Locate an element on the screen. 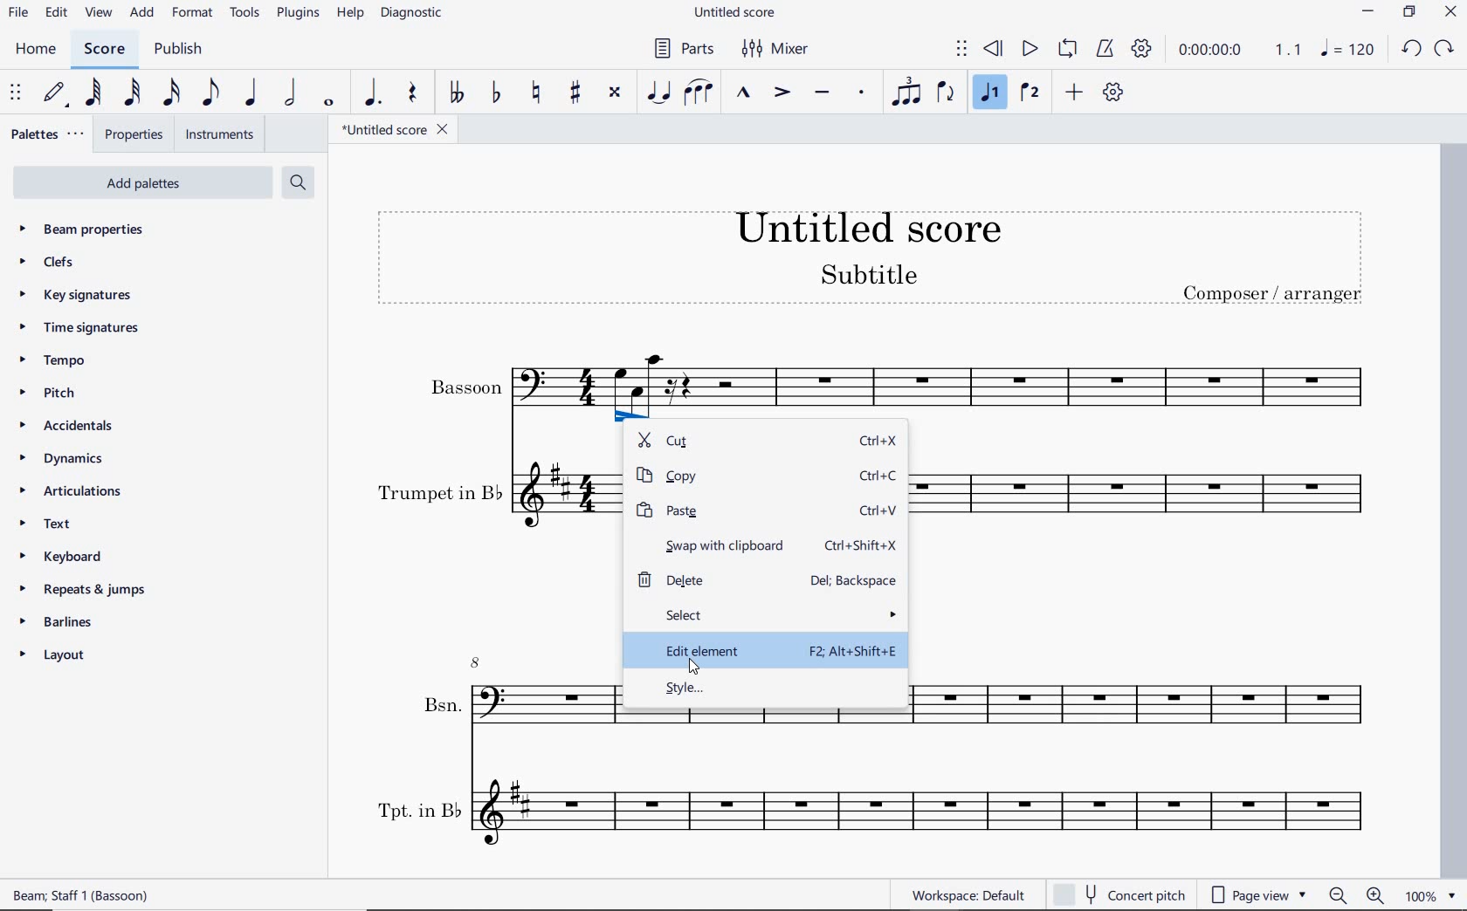 The image size is (1467, 911). loop playback is located at coordinates (1067, 51).